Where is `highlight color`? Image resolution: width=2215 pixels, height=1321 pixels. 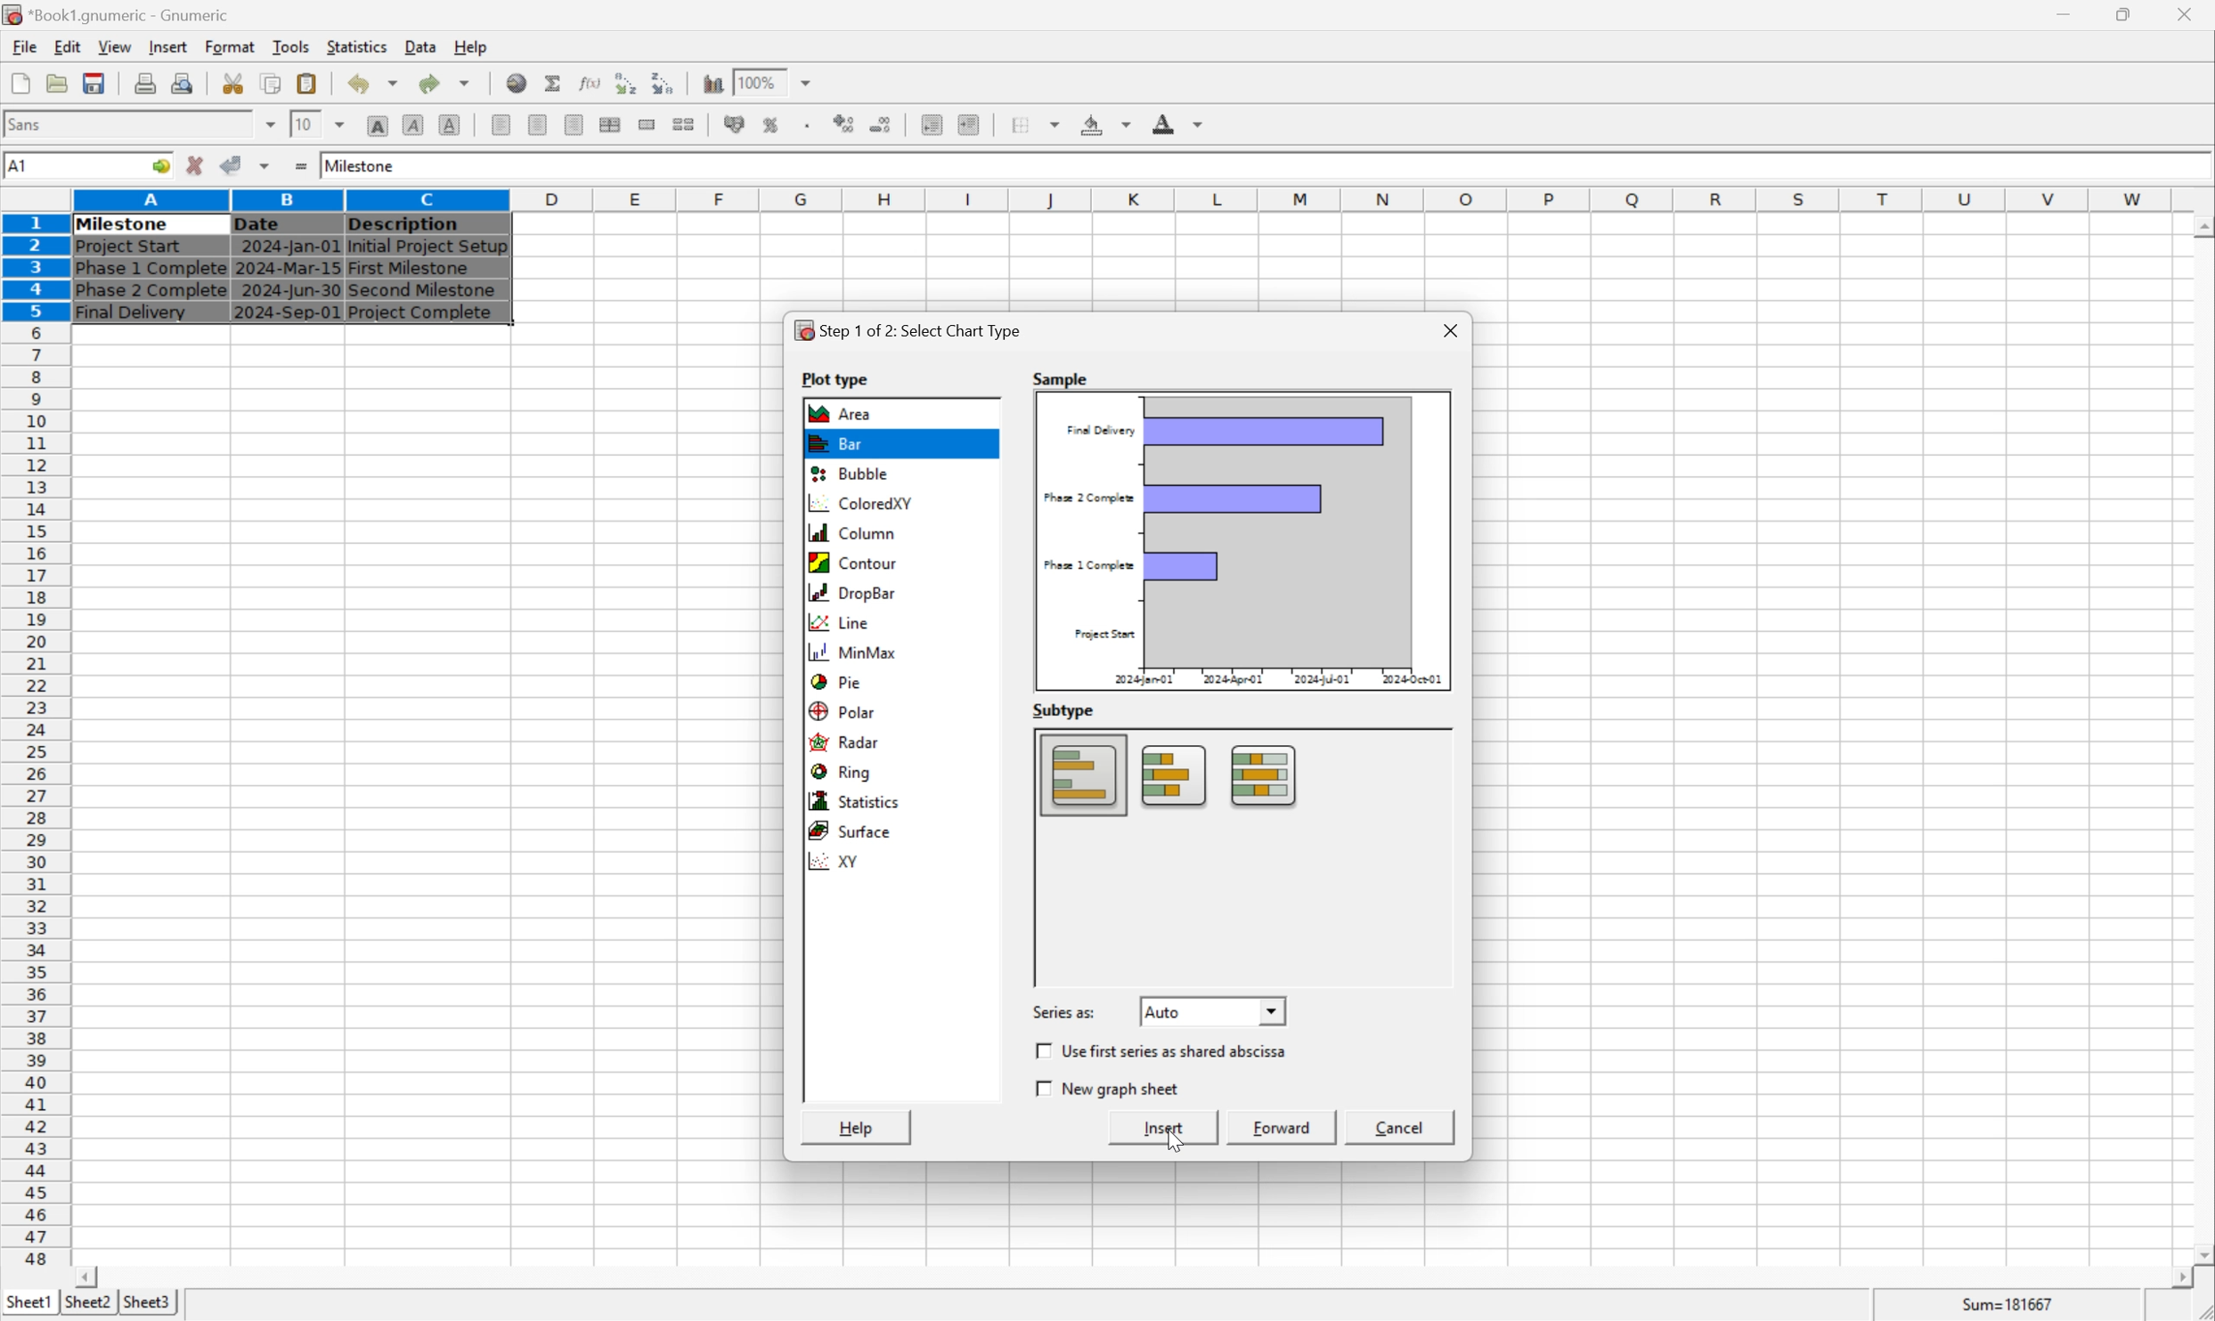
highlight color is located at coordinates (1102, 121).